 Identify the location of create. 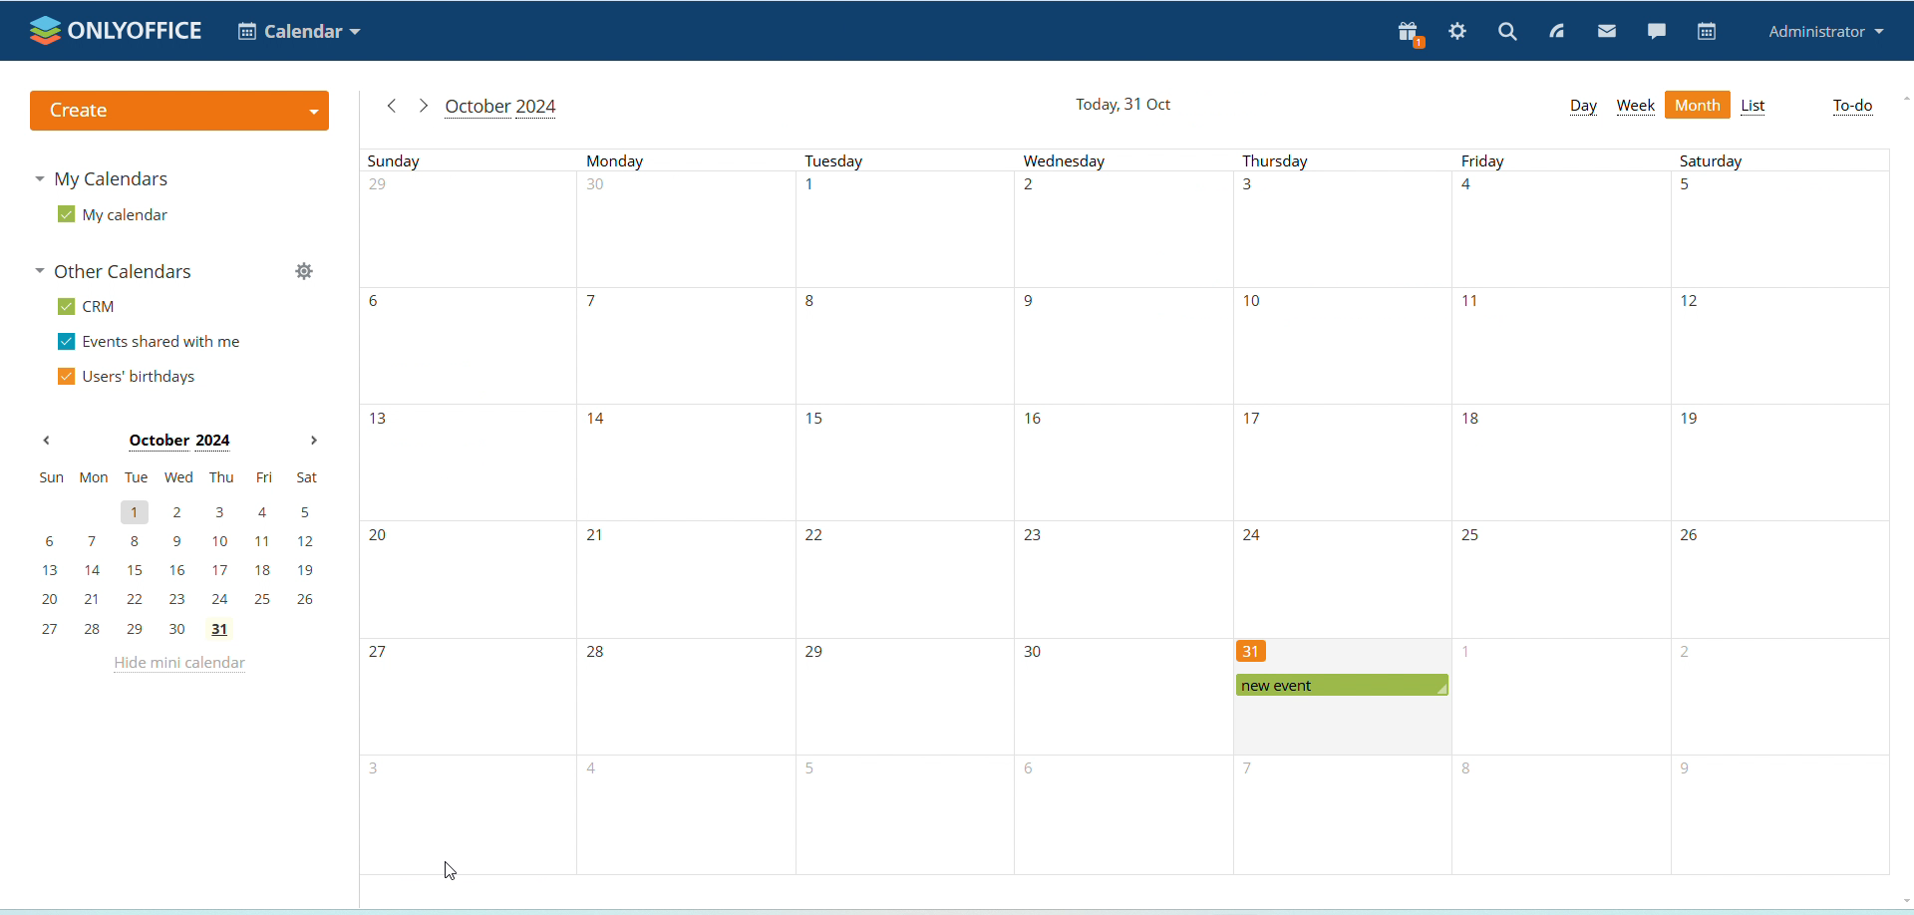
(177, 111).